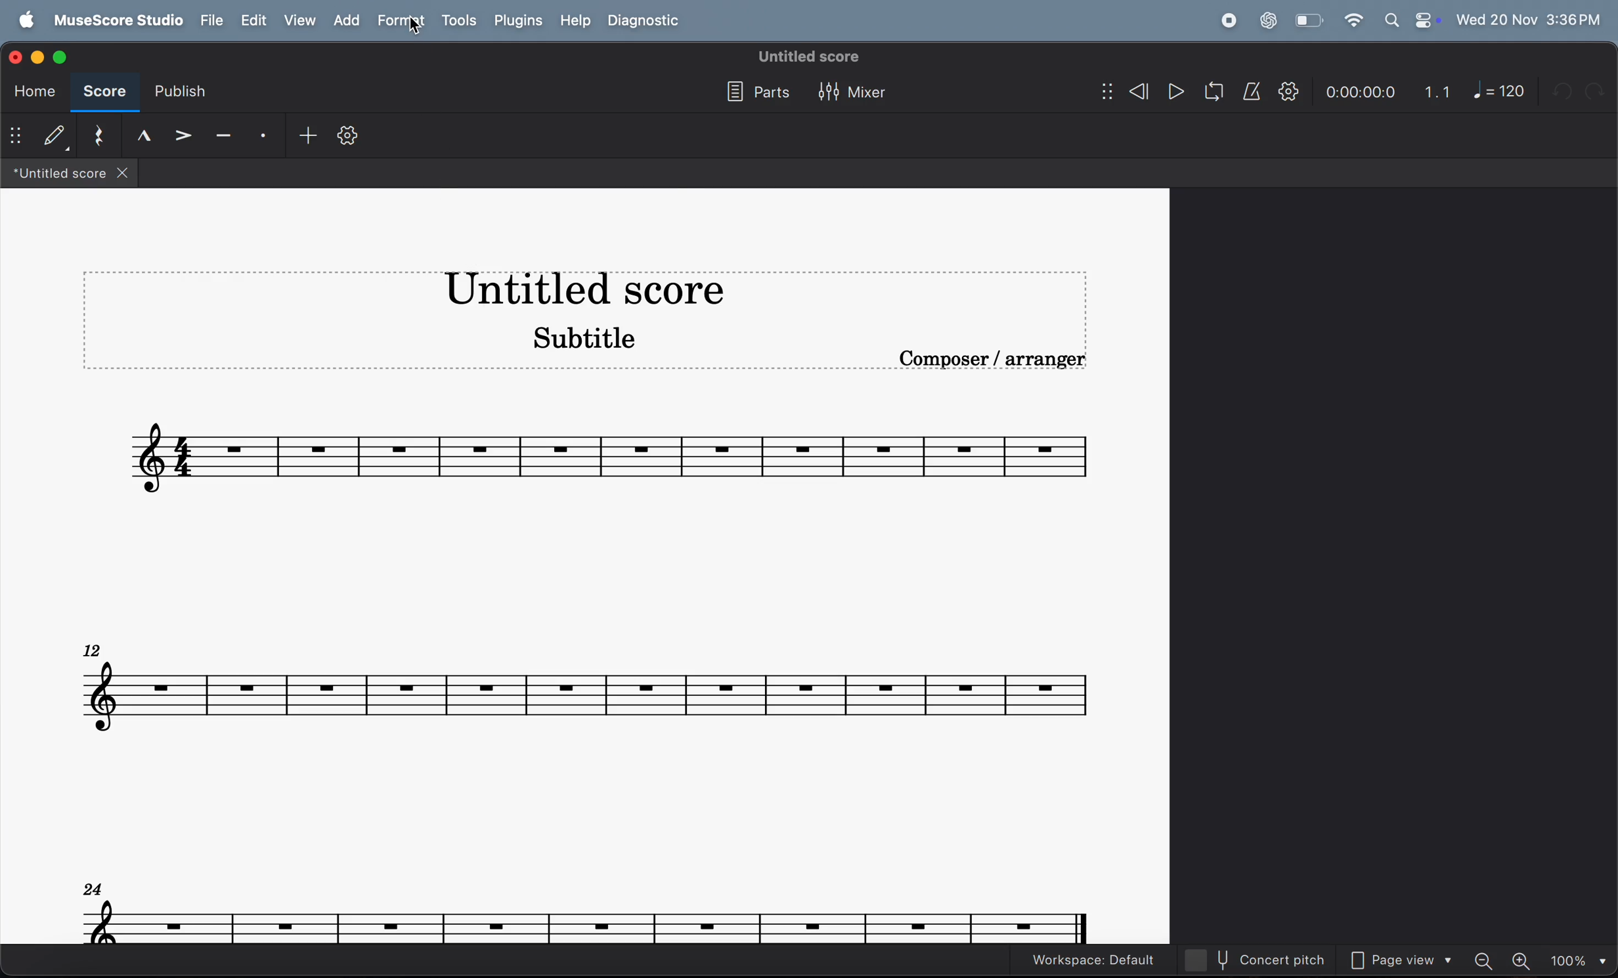  I want to click on accent, so click(185, 137).